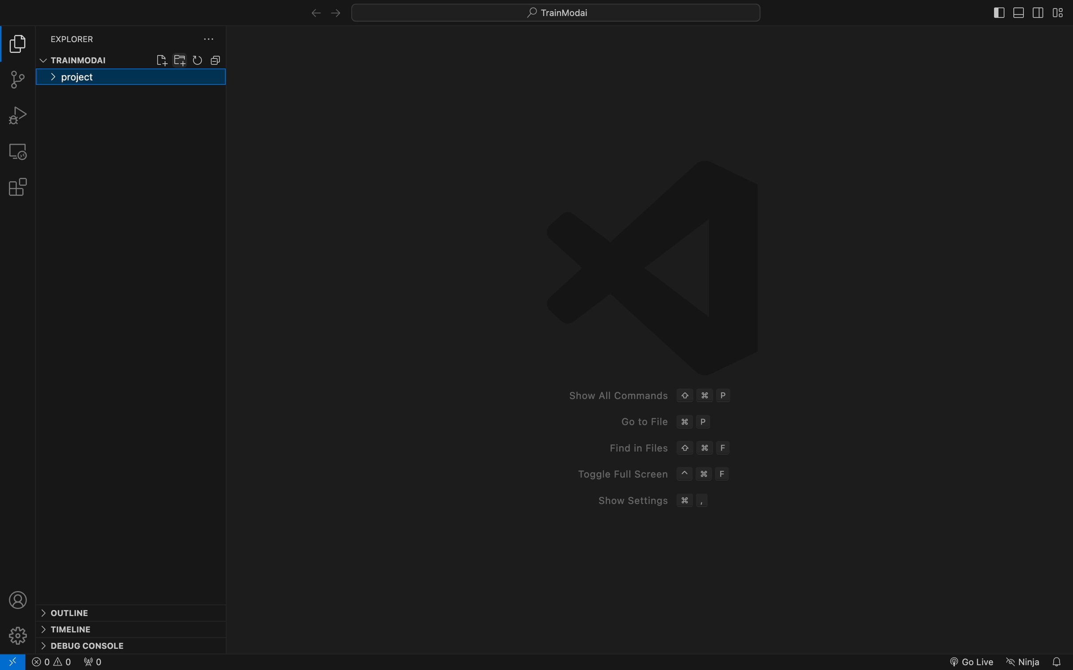 The image size is (1073, 670). Describe the element at coordinates (17, 187) in the screenshot. I see `extensions` at that location.